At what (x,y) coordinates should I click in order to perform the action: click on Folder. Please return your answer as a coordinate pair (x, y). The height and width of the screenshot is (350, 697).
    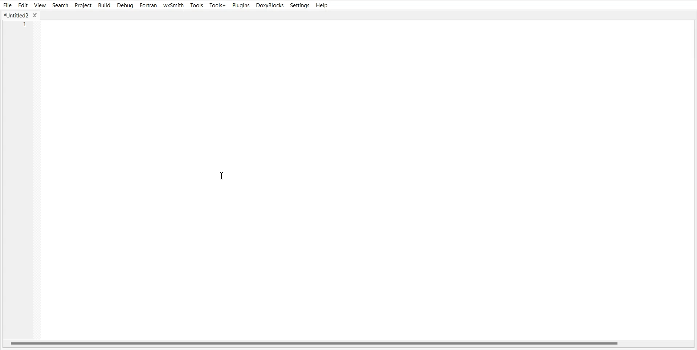
    Looking at the image, I should click on (21, 15).